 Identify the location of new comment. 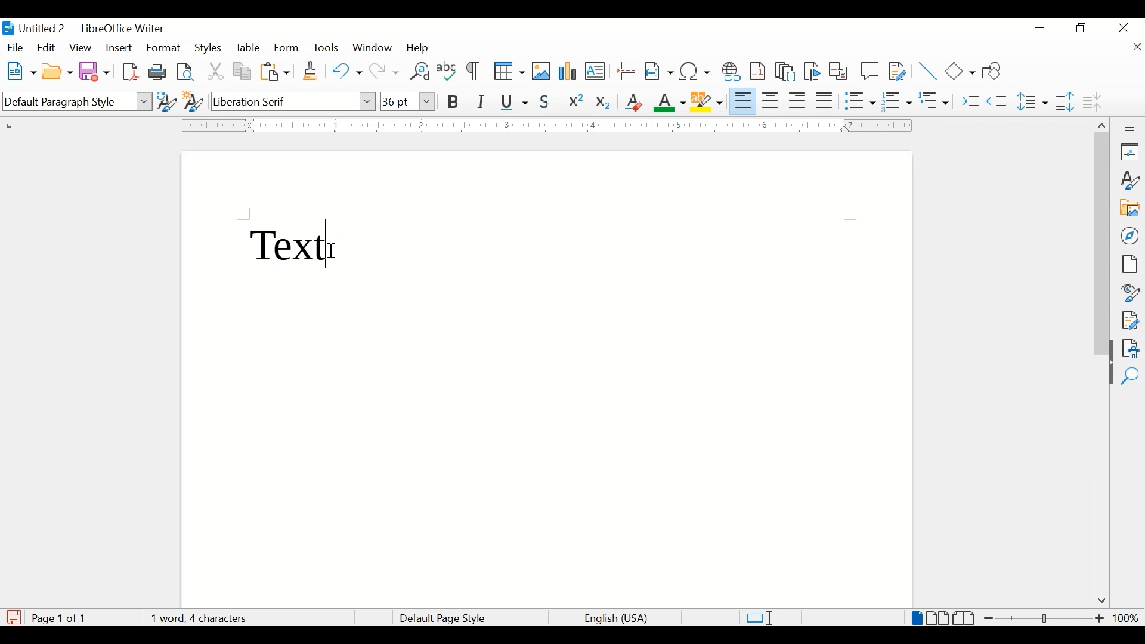
(870, 71).